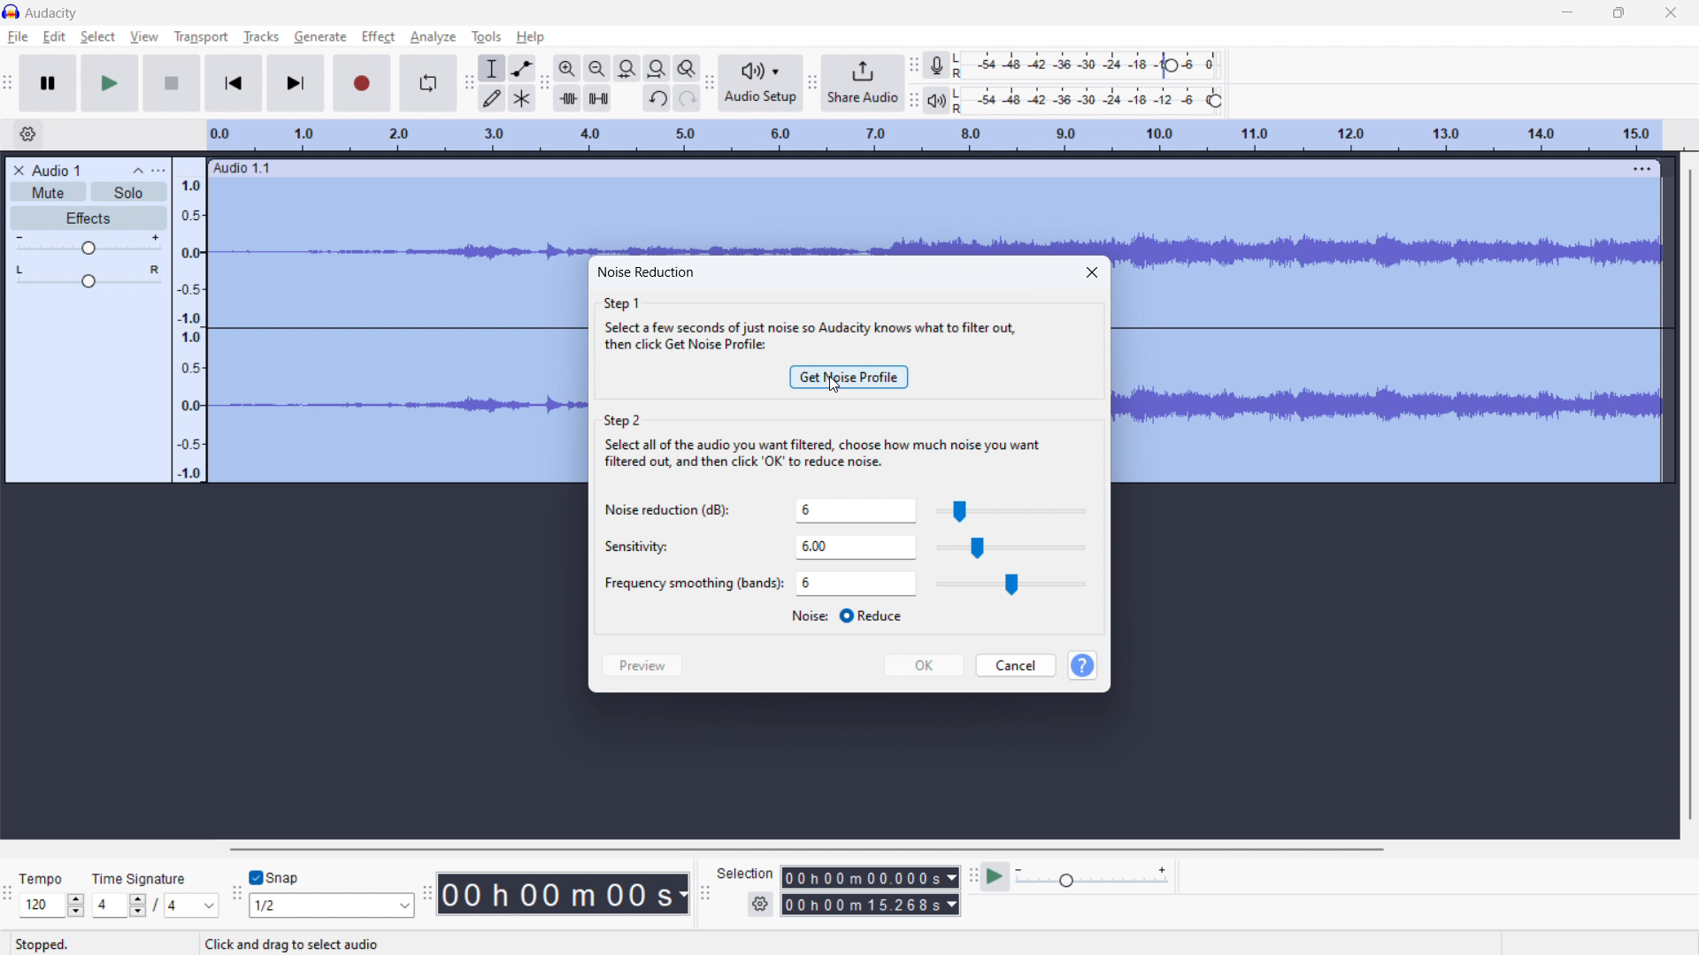  I want to click on close dialogbox, so click(1093, 272).